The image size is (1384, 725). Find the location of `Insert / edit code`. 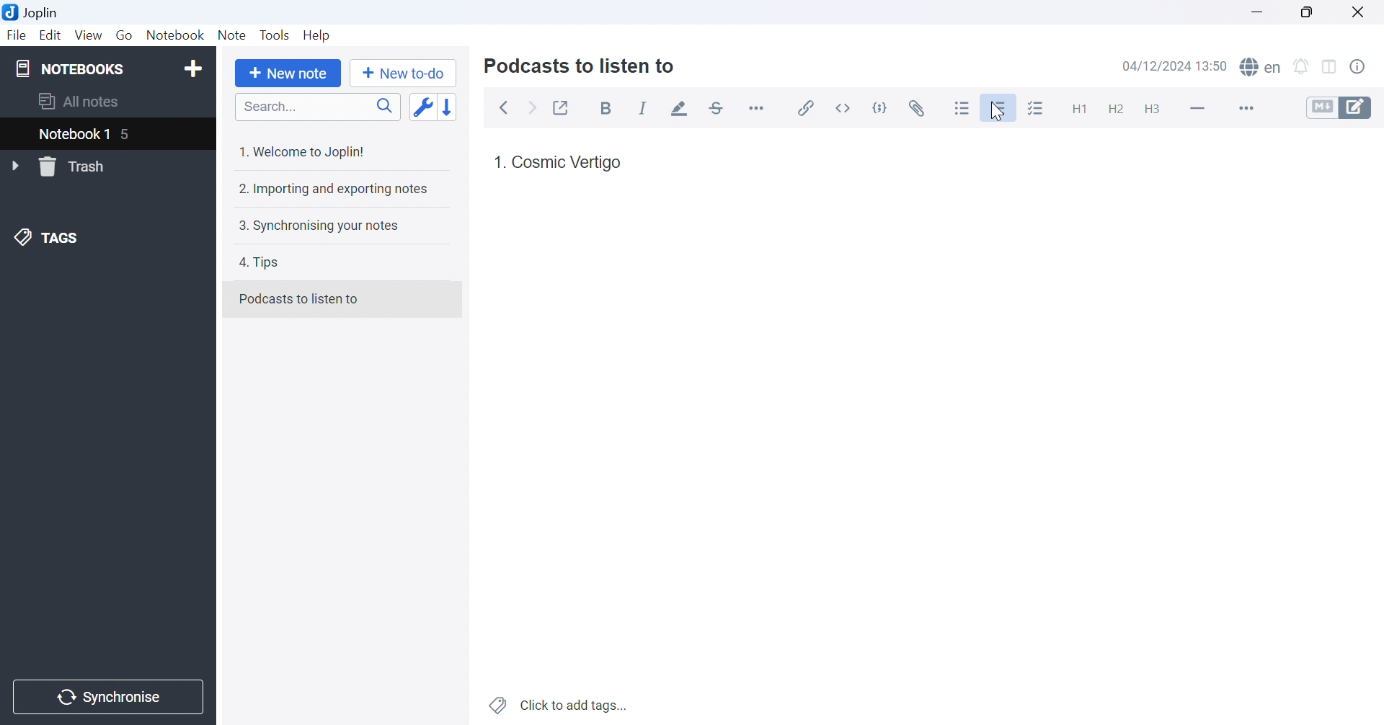

Insert / edit code is located at coordinates (807, 104).